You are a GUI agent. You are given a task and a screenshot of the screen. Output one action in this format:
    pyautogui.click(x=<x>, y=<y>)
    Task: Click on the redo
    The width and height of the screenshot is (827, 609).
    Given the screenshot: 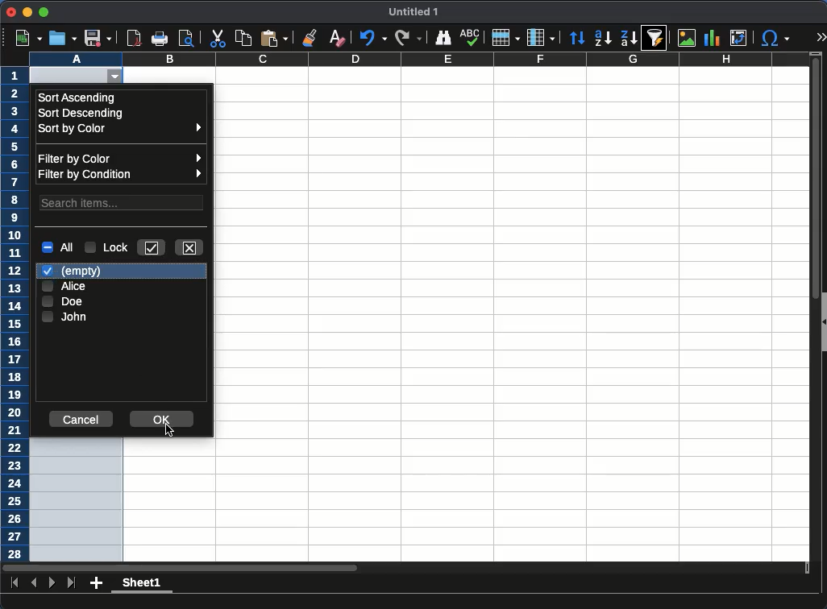 What is the action you would take?
    pyautogui.click(x=407, y=39)
    